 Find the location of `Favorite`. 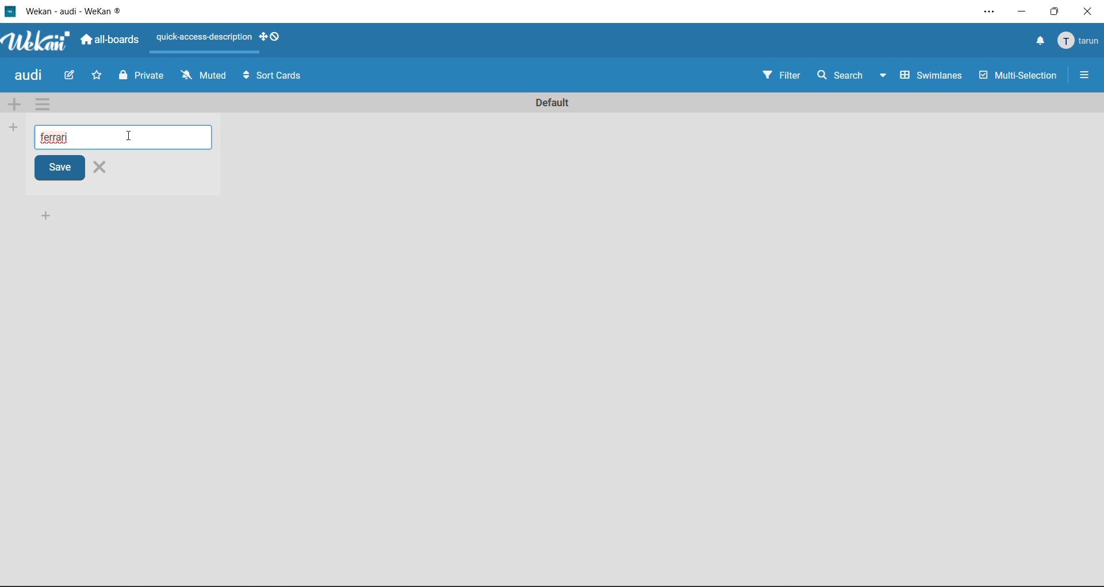

Favorite is located at coordinates (97, 75).